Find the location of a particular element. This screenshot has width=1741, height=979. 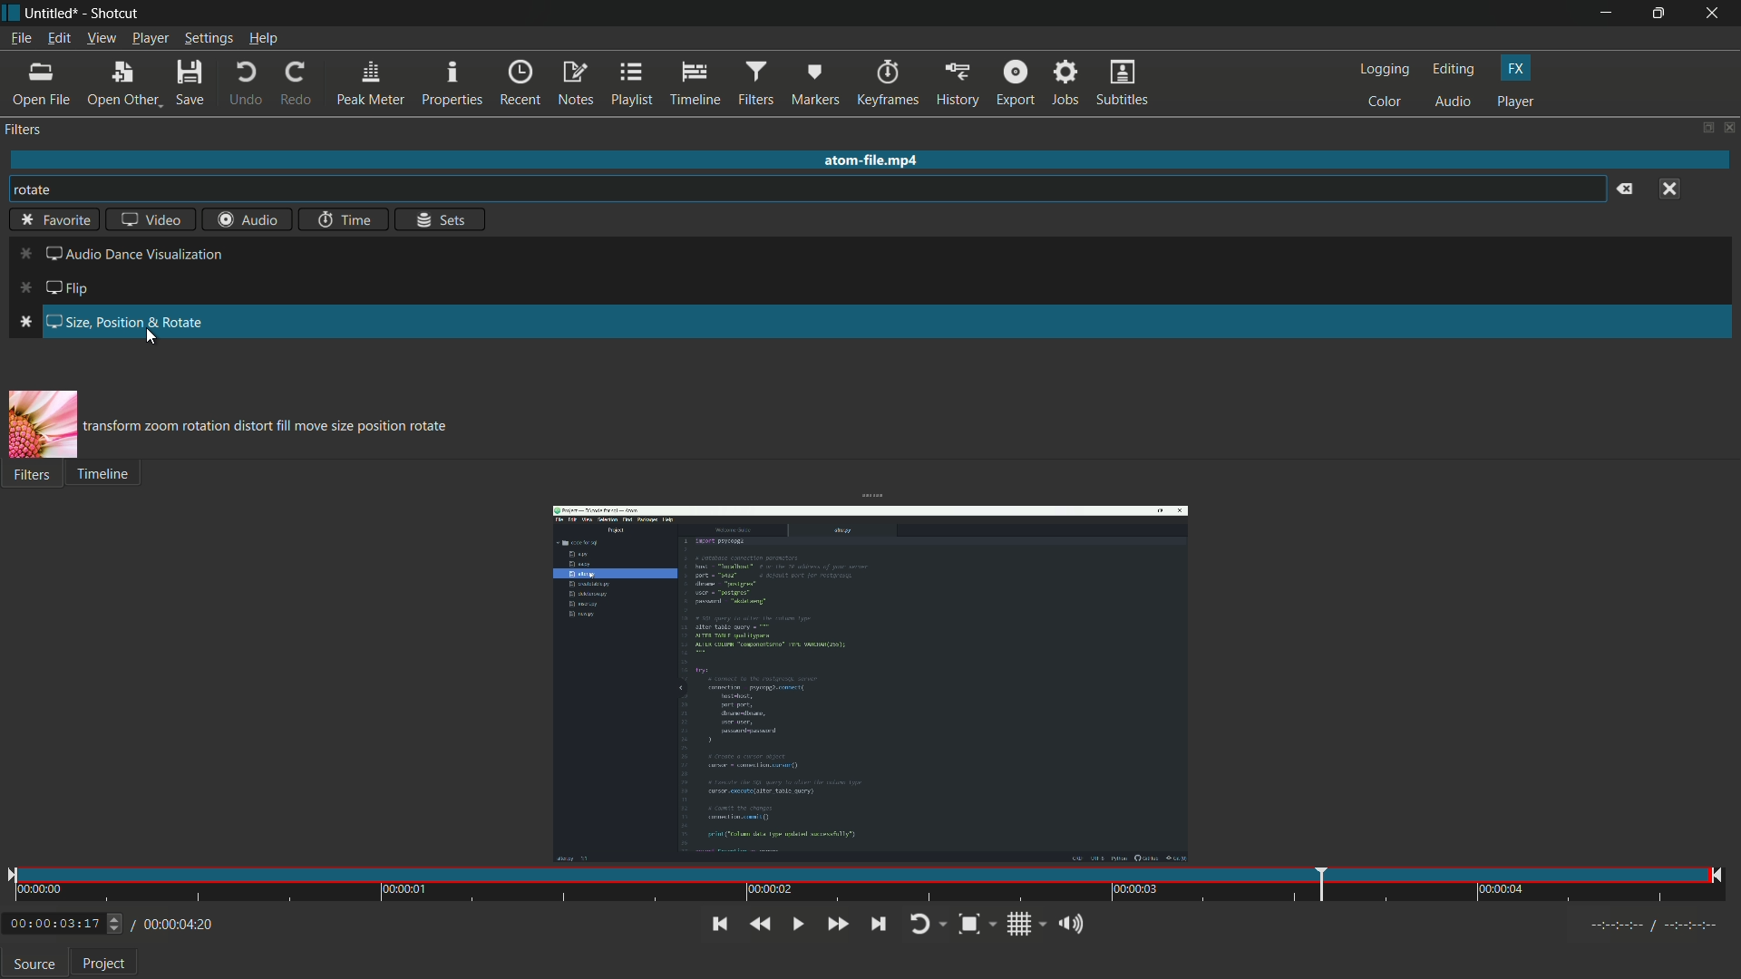

redo is located at coordinates (297, 84).